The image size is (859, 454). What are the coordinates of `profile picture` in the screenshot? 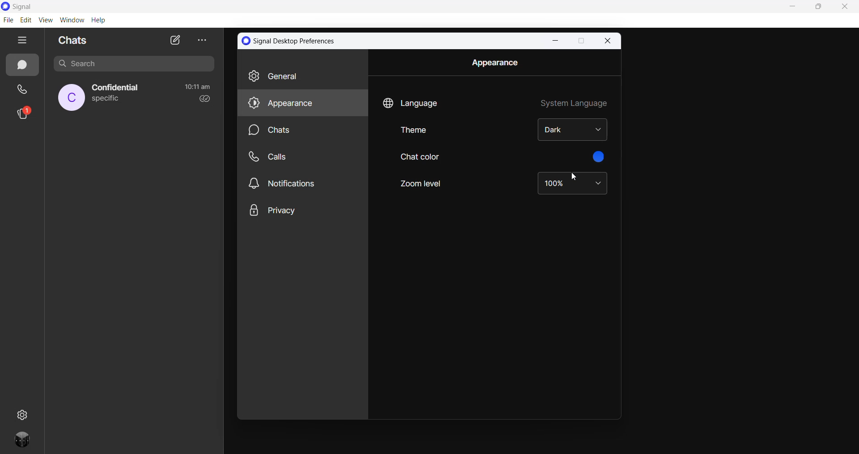 It's located at (72, 97).